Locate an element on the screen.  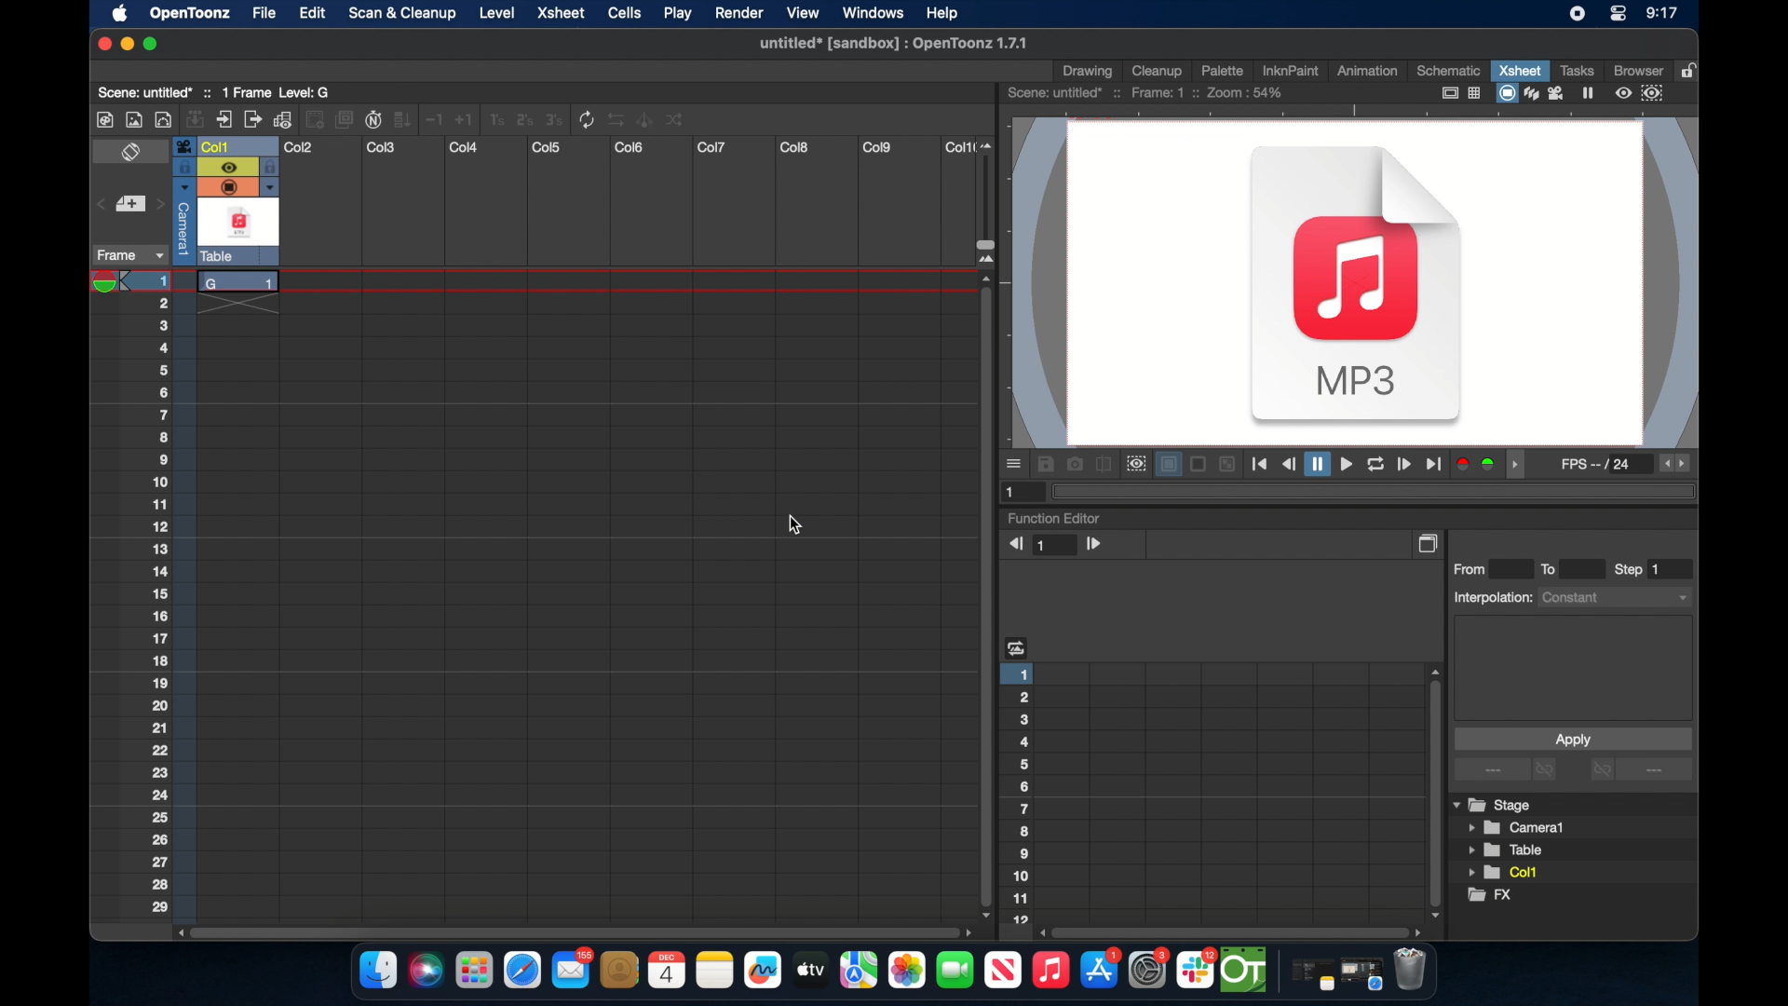
screen recorder icon is located at coordinates (1577, 14).